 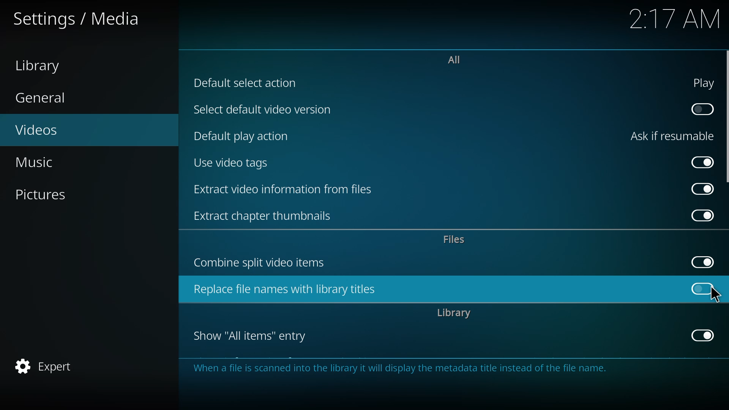 What do you see at coordinates (252, 336) in the screenshot?
I see `show all items entry` at bounding box center [252, 336].